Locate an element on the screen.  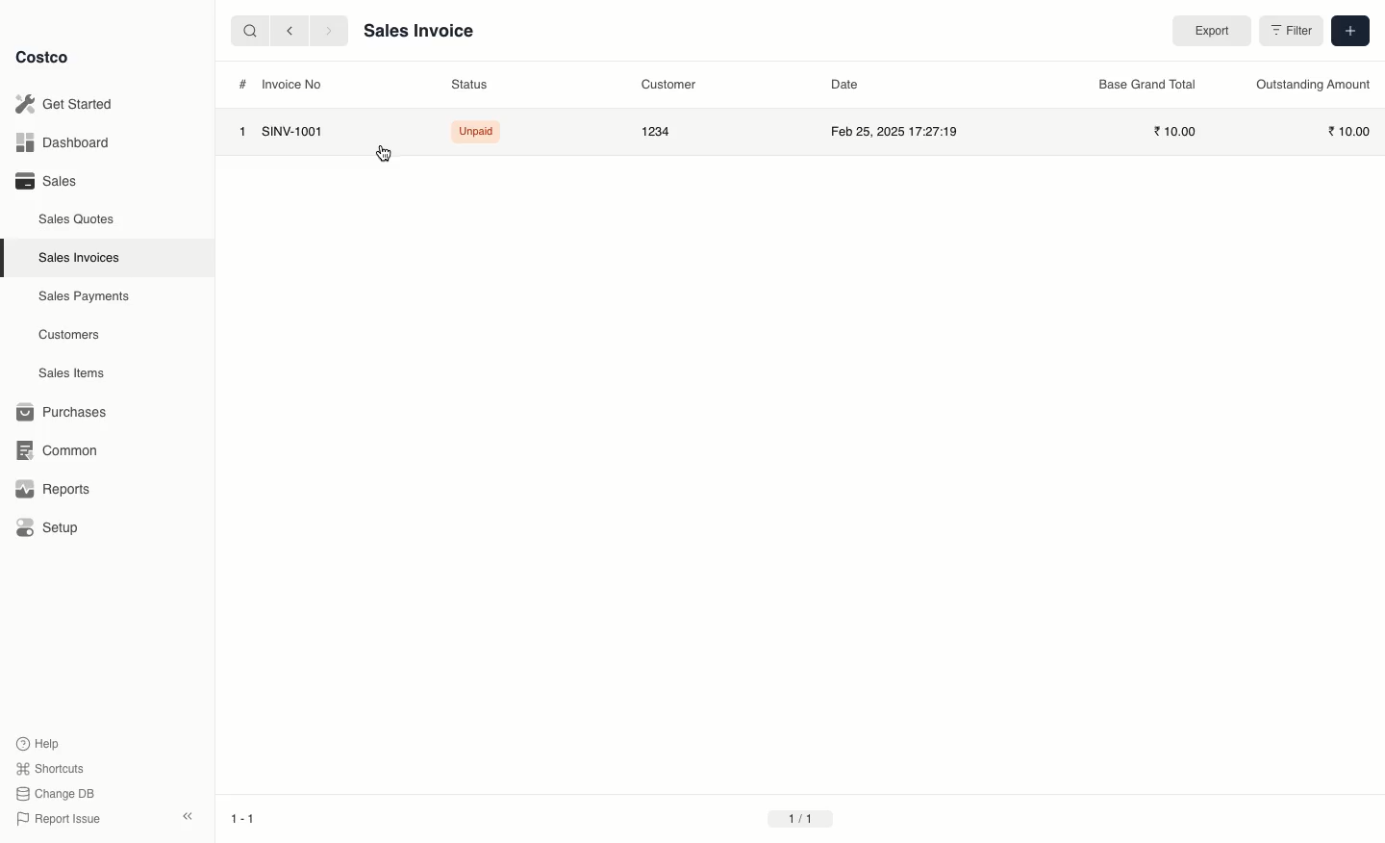
1/1 is located at coordinates (811, 819).